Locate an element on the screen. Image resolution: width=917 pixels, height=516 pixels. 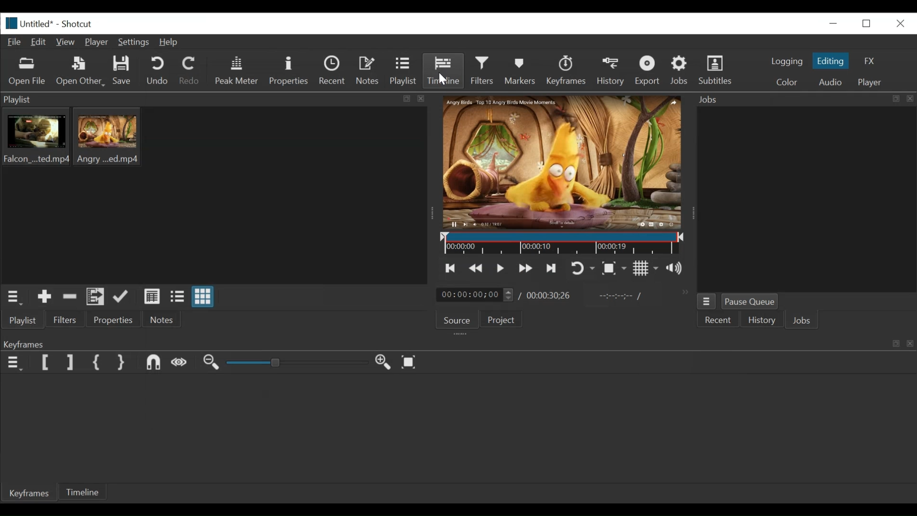
File name is located at coordinates (38, 25).